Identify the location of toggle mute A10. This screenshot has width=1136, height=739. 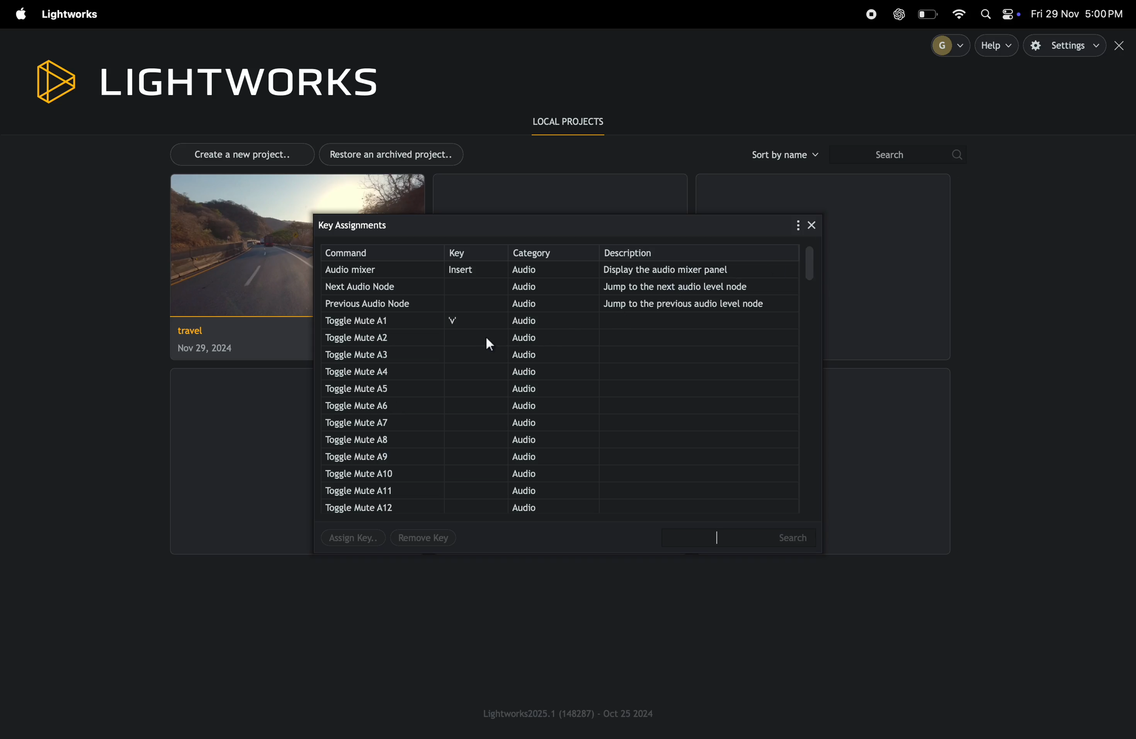
(360, 474).